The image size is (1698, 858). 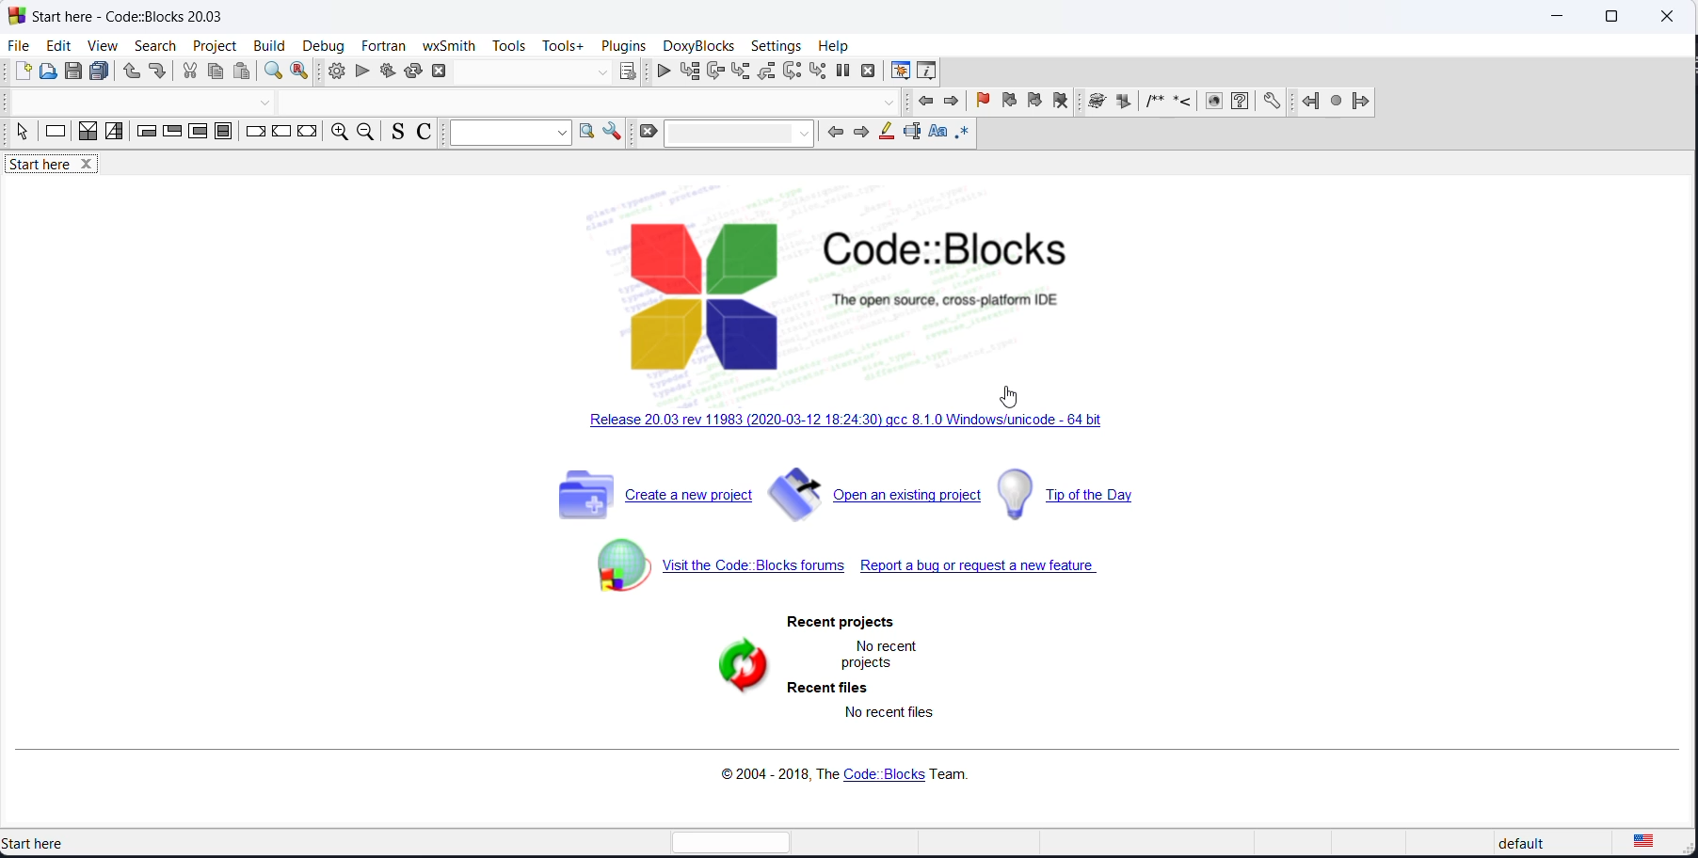 What do you see at coordinates (88, 135) in the screenshot?
I see `decision` at bounding box center [88, 135].